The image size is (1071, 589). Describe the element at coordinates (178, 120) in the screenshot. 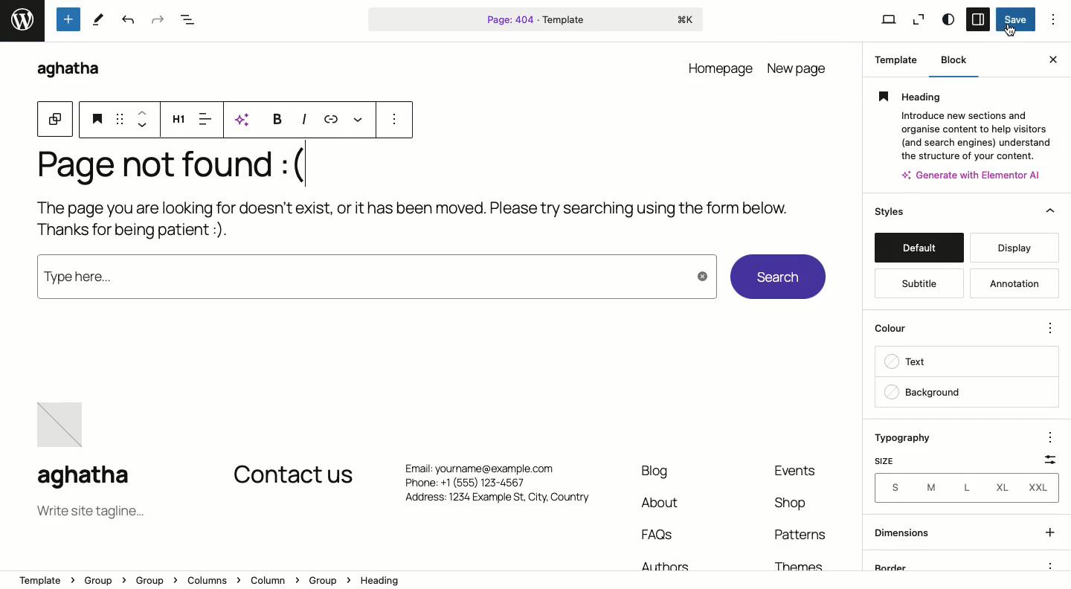

I see `Heading` at that location.